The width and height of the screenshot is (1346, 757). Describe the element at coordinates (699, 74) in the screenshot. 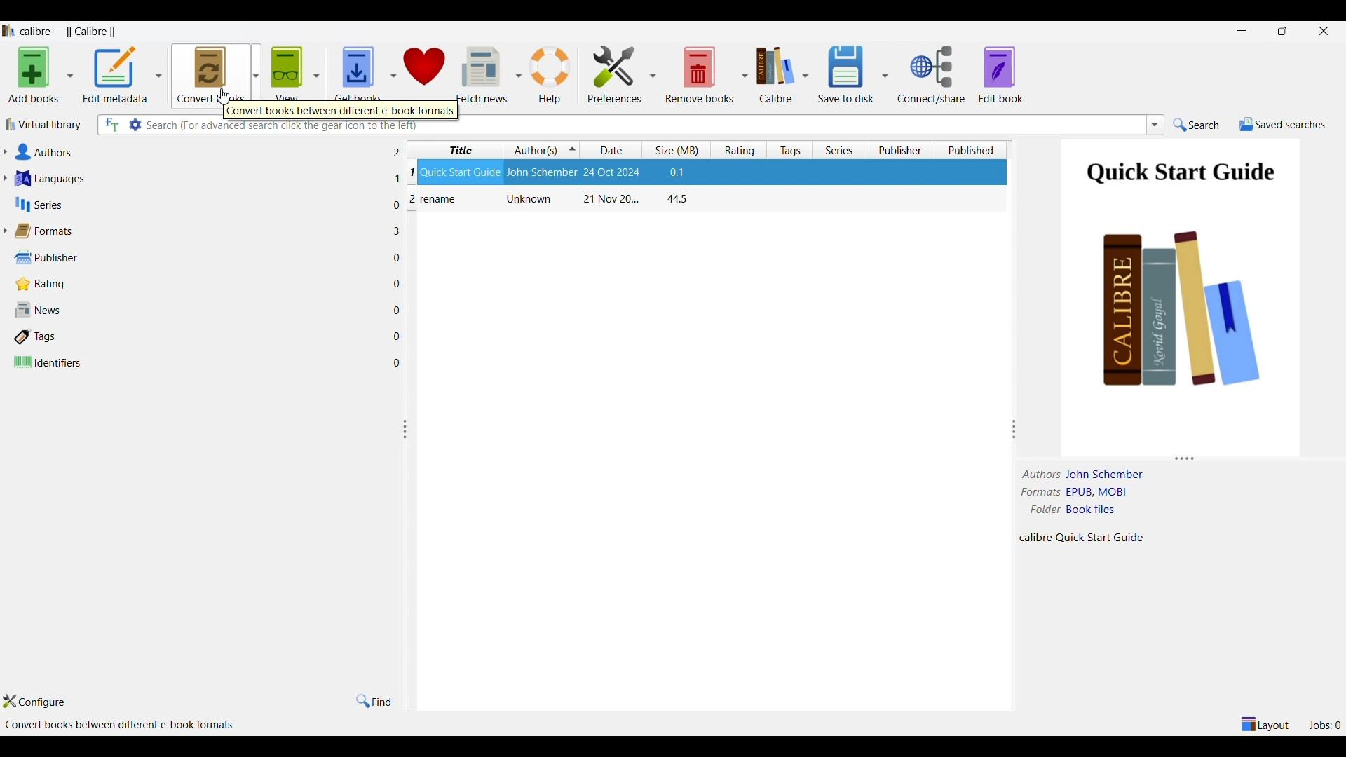

I see `Remove books` at that location.